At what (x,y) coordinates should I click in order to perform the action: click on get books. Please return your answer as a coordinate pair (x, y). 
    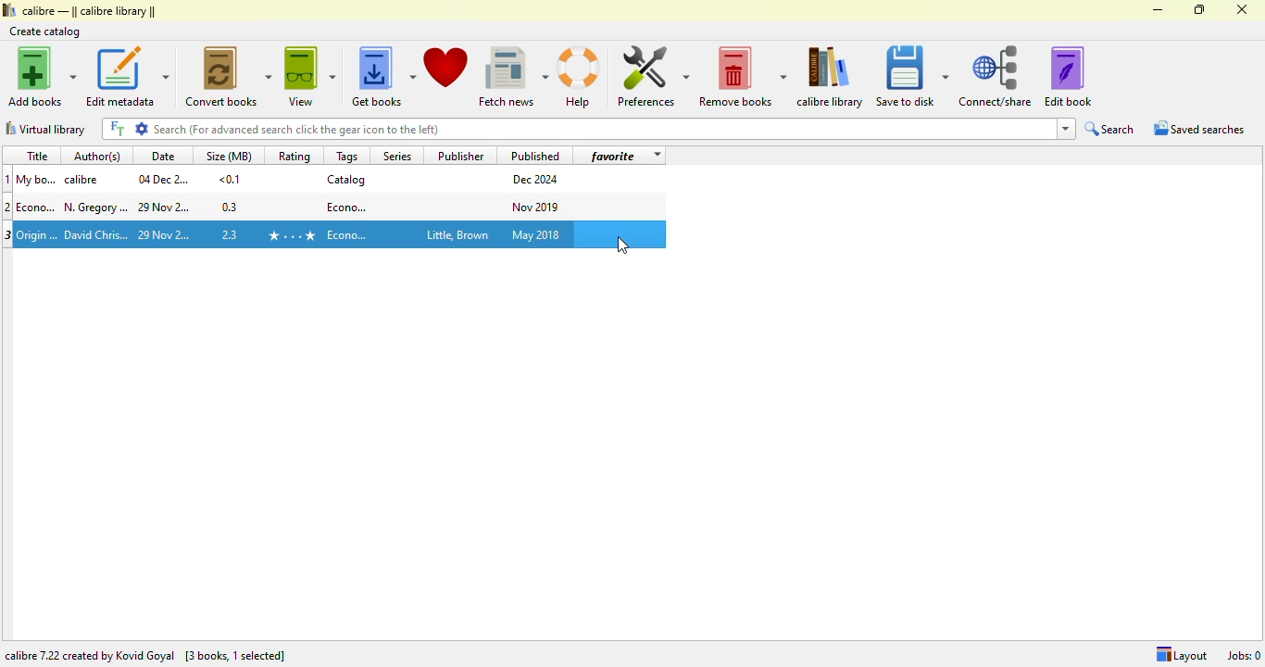
    Looking at the image, I should click on (382, 77).